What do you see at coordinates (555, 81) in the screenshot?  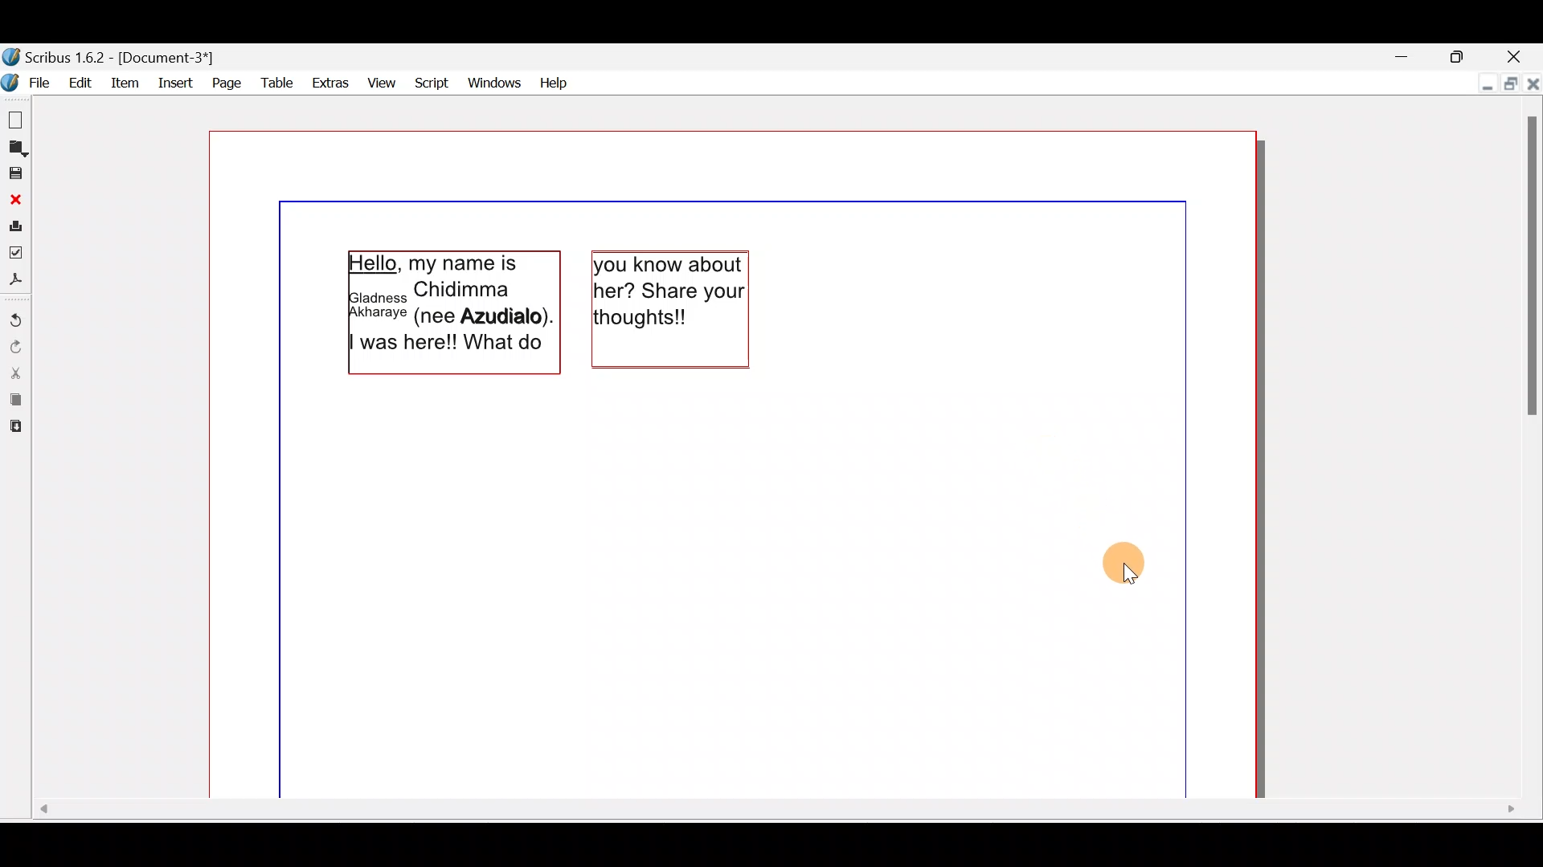 I see `Help` at bounding box center [555, 81].